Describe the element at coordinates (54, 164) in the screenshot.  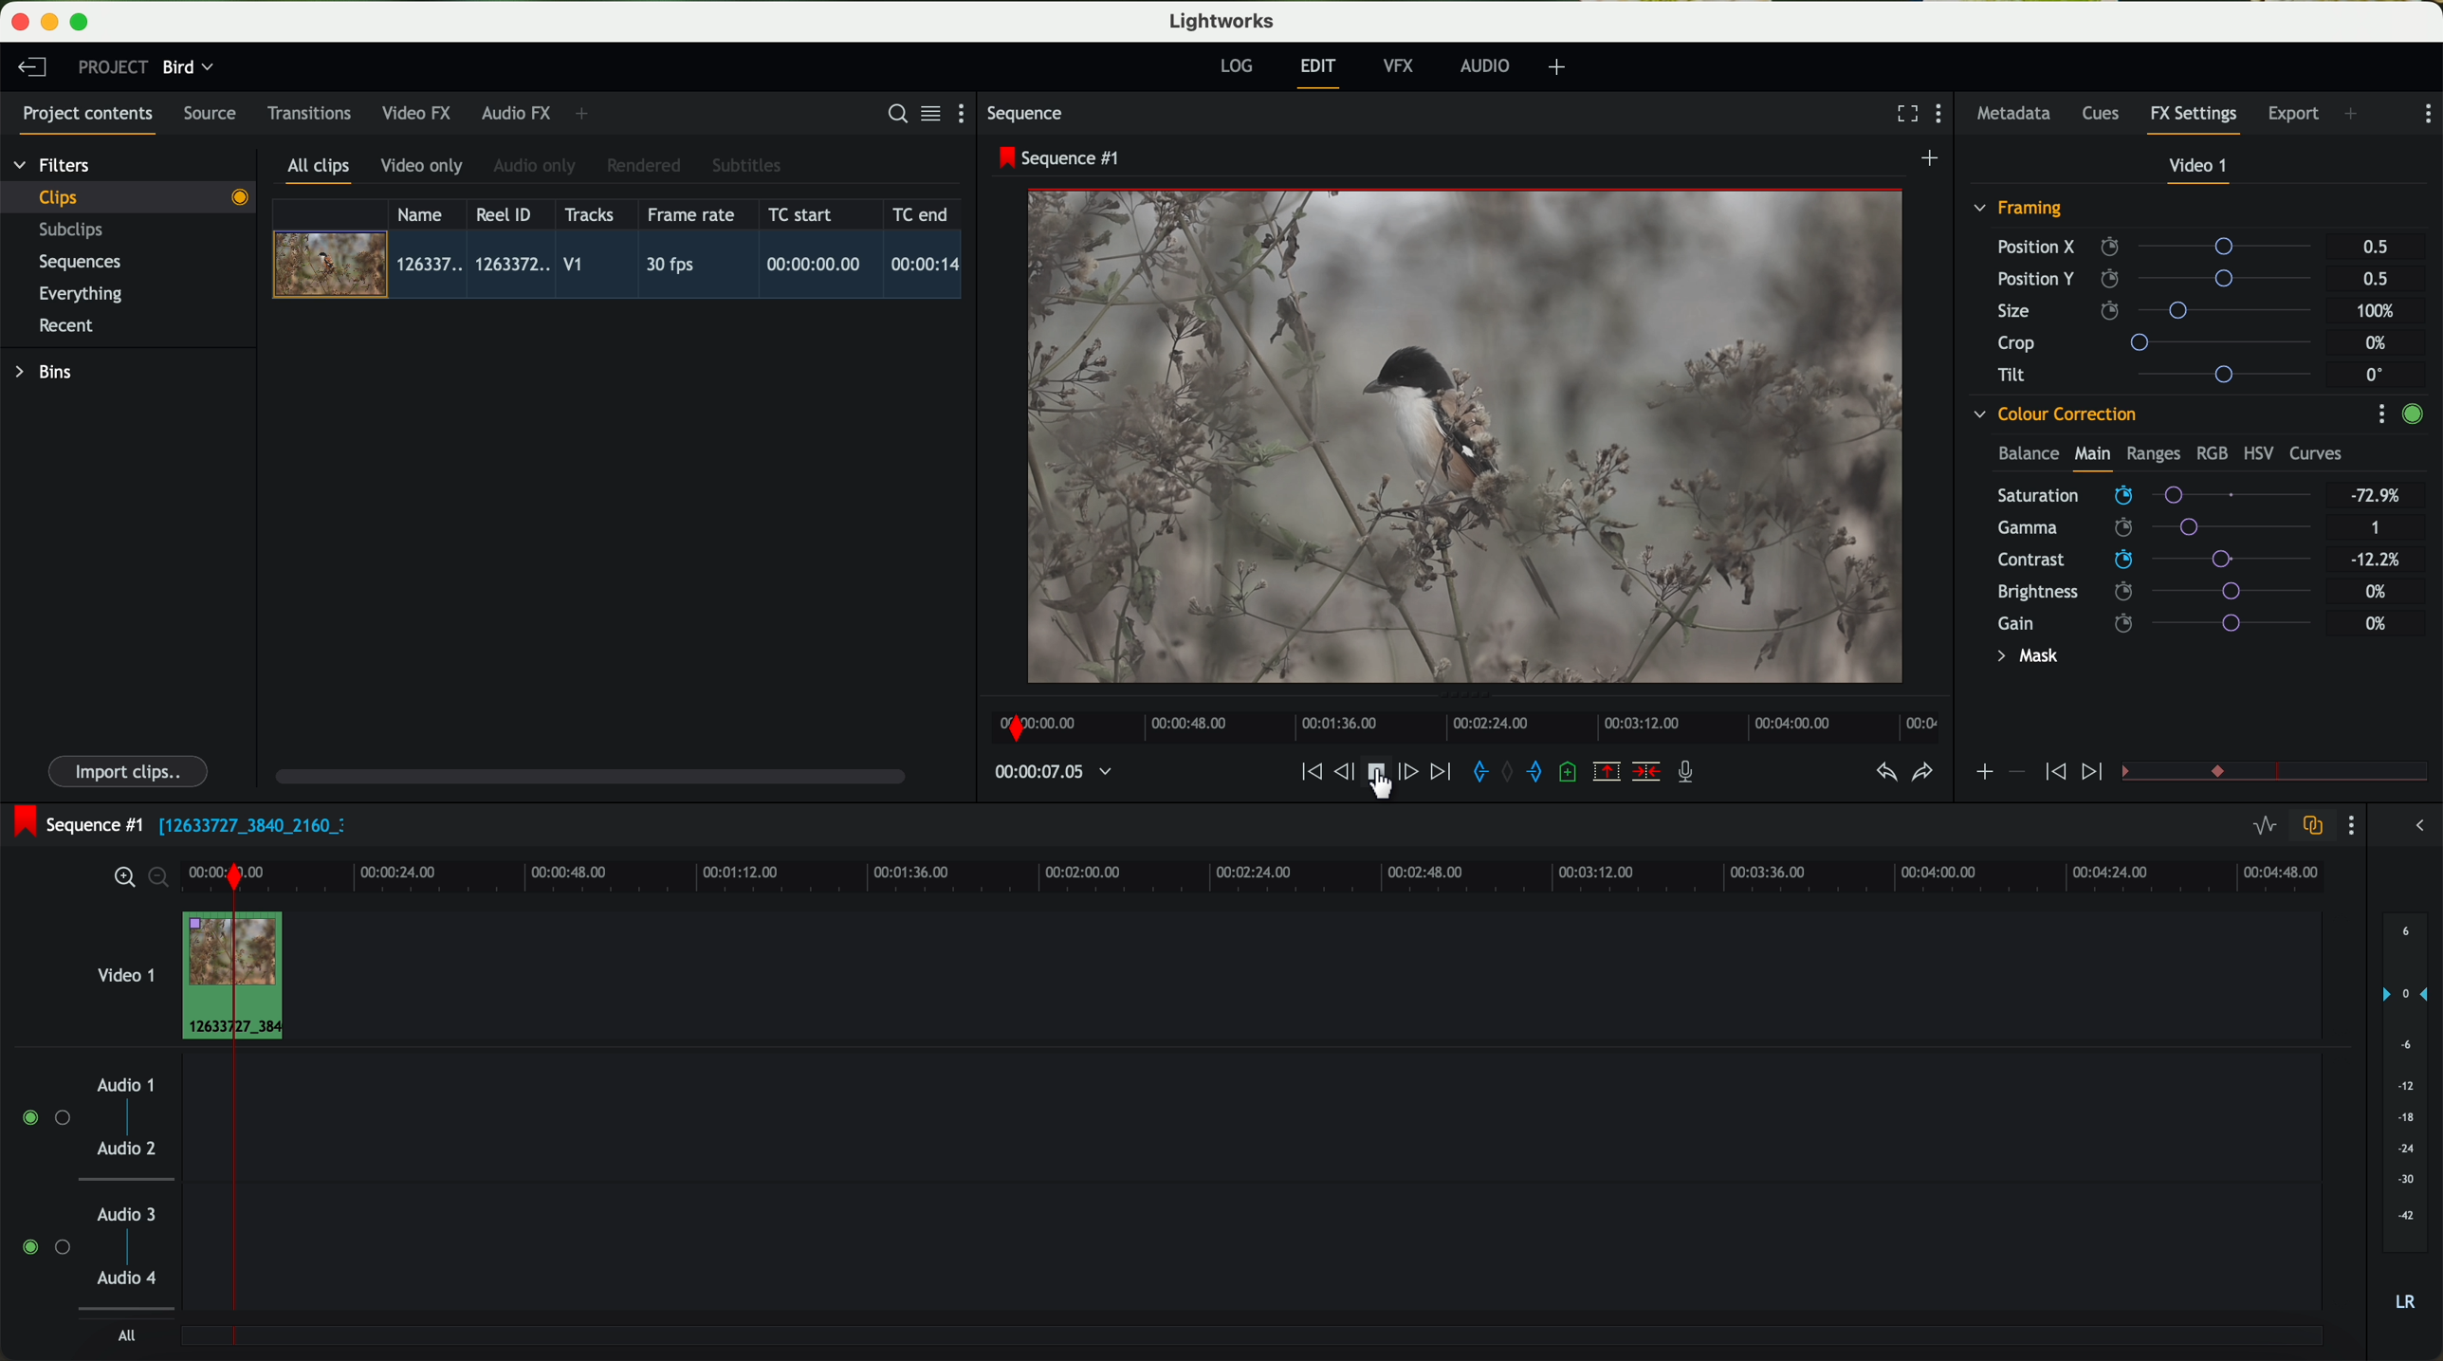
I see `filters` at that location.